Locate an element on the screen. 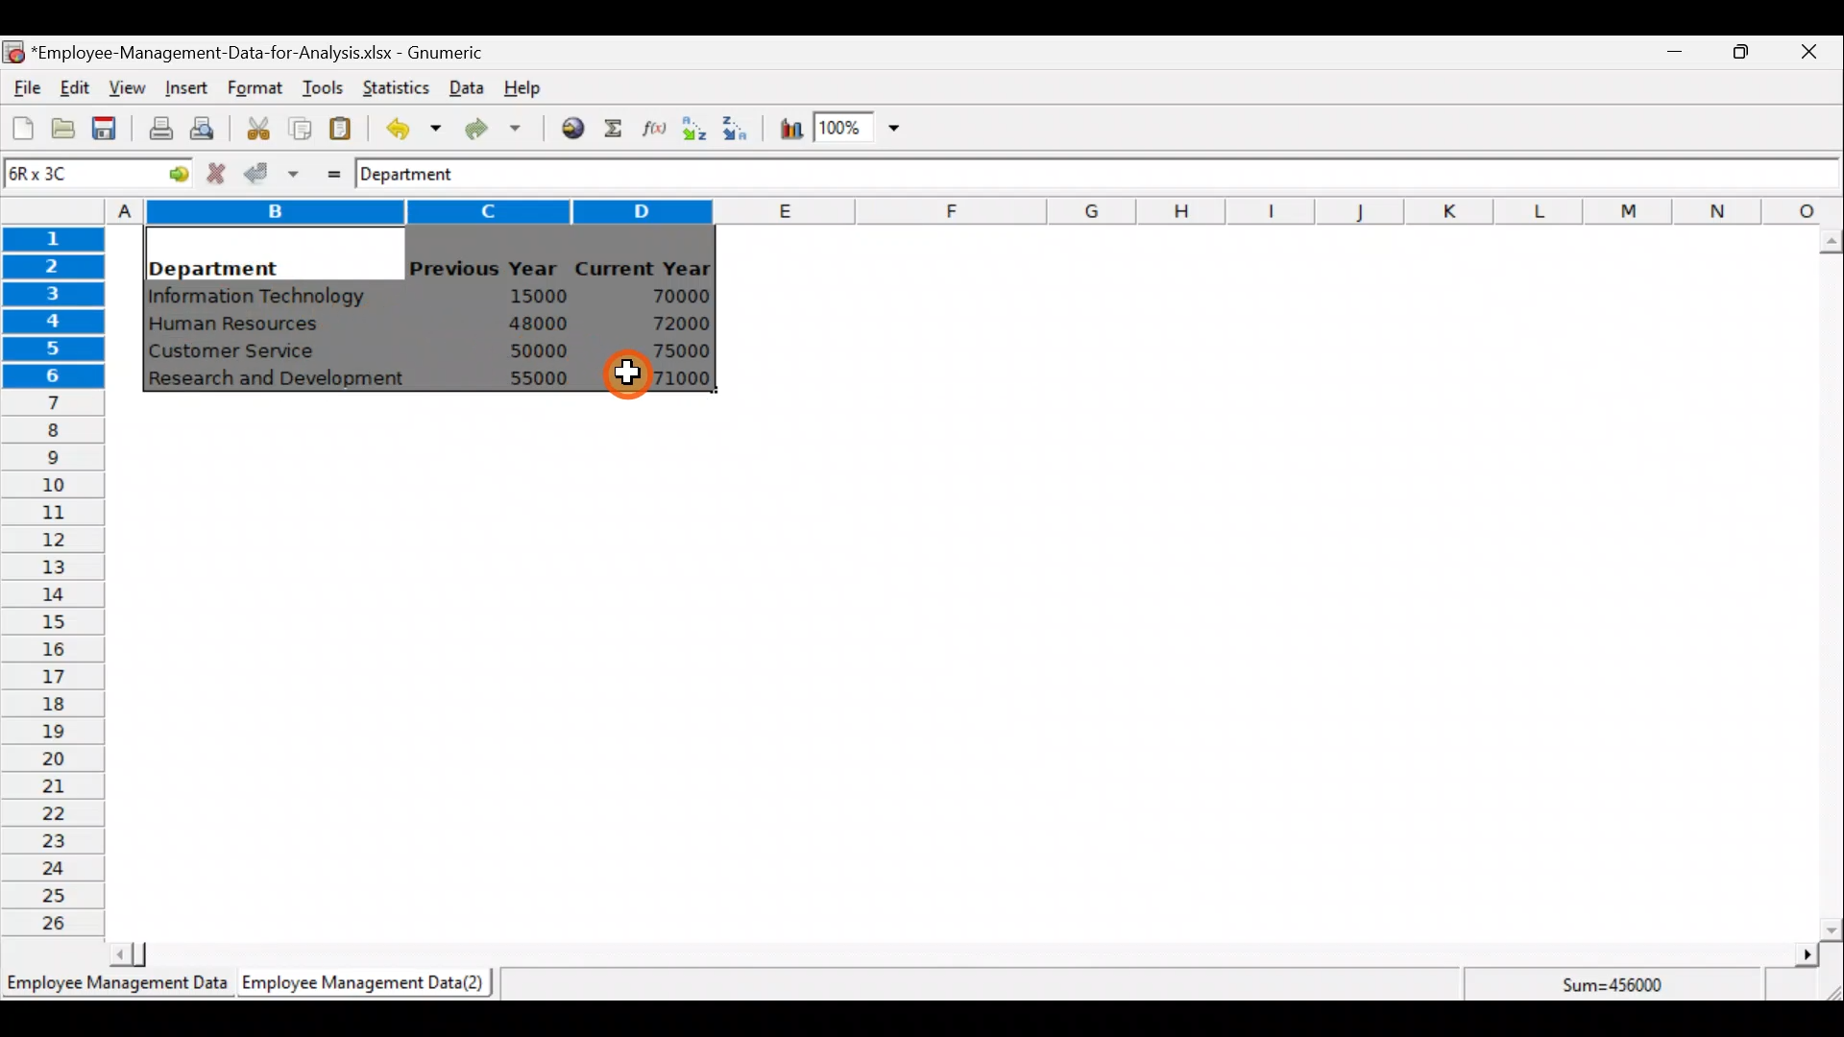 Image resolution: width=1844 pixels, height=1037 pixels. Print preview is located at coordinates (202, 126).